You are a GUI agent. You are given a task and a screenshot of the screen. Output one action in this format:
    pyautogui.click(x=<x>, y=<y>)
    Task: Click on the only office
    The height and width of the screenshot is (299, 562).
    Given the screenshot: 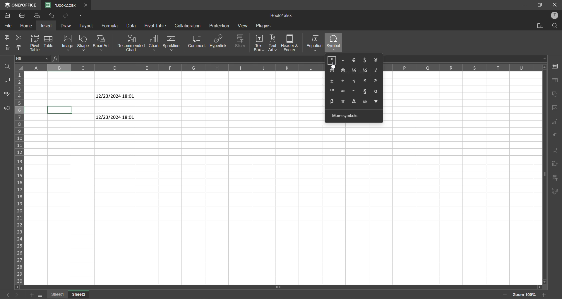 What is the action you would take?
    pyautogui.click(x=20, y=4)
    